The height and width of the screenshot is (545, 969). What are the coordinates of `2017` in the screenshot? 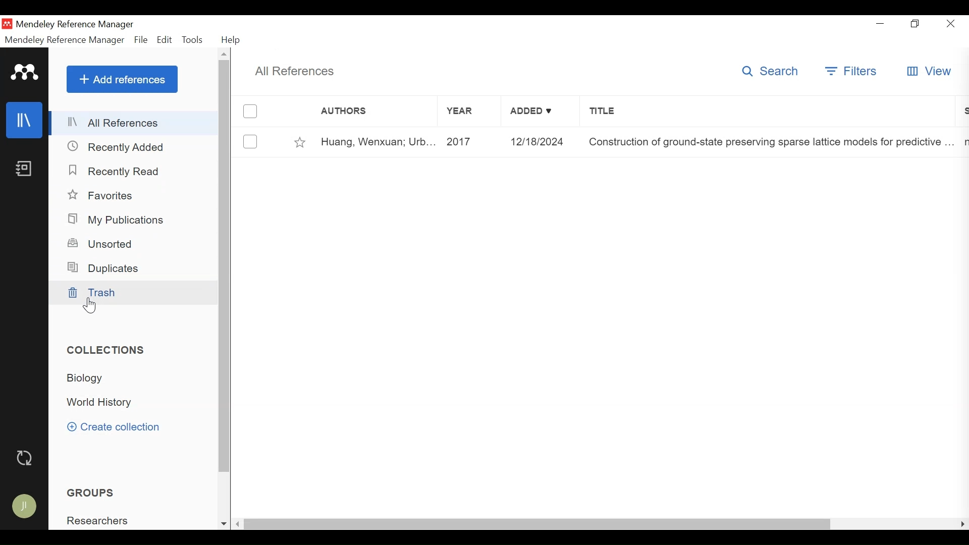 It's located at (471, 142).